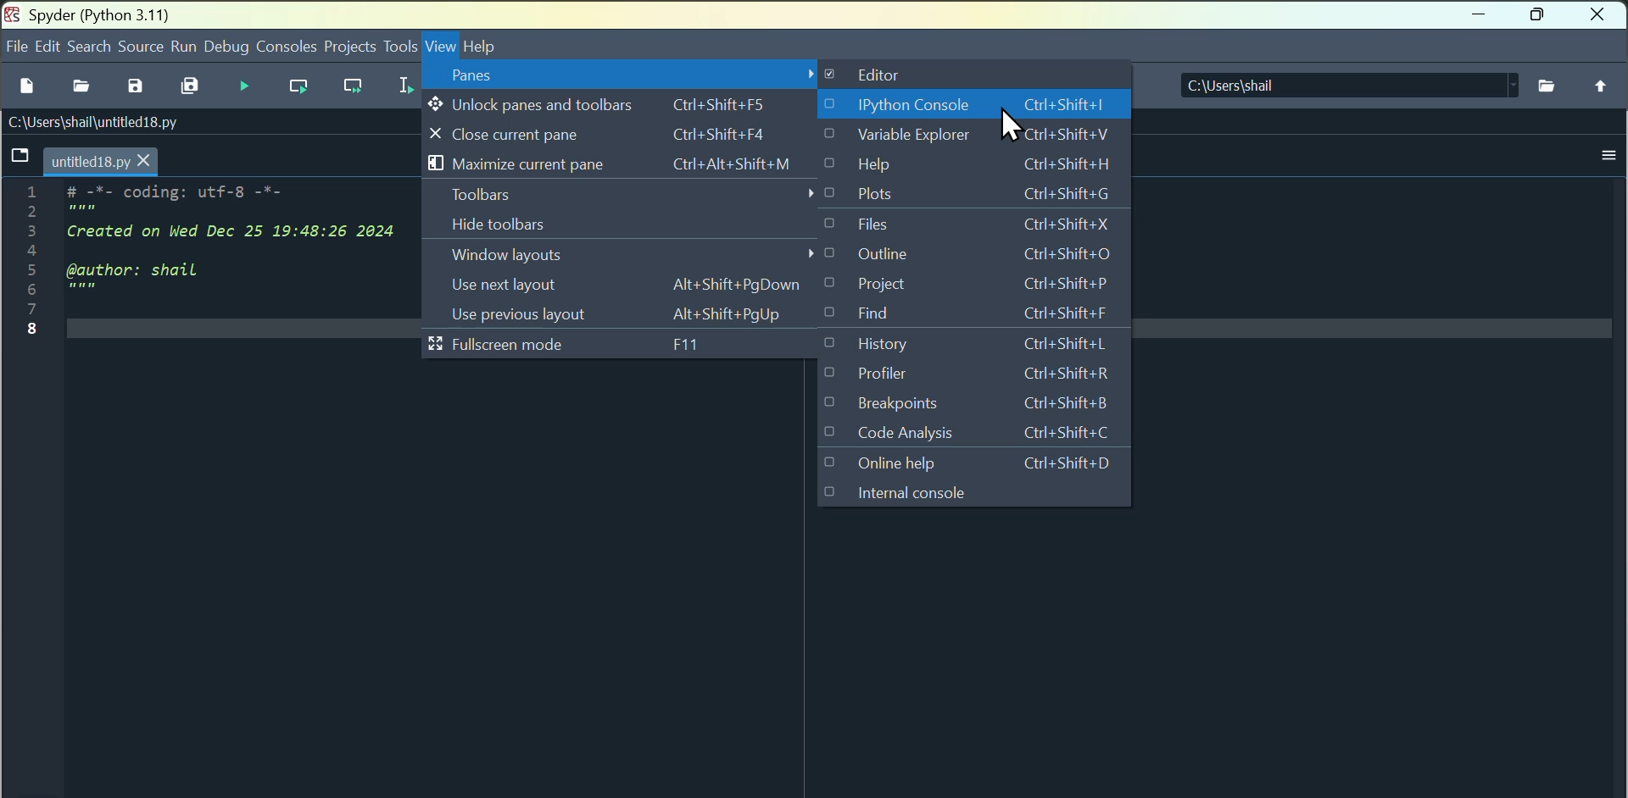 The width and height of the screenshot is (1628, 798). What do you see at coordinates (976, 224) in the screenshot?
I see `Files` at bounding box center [976, 224].